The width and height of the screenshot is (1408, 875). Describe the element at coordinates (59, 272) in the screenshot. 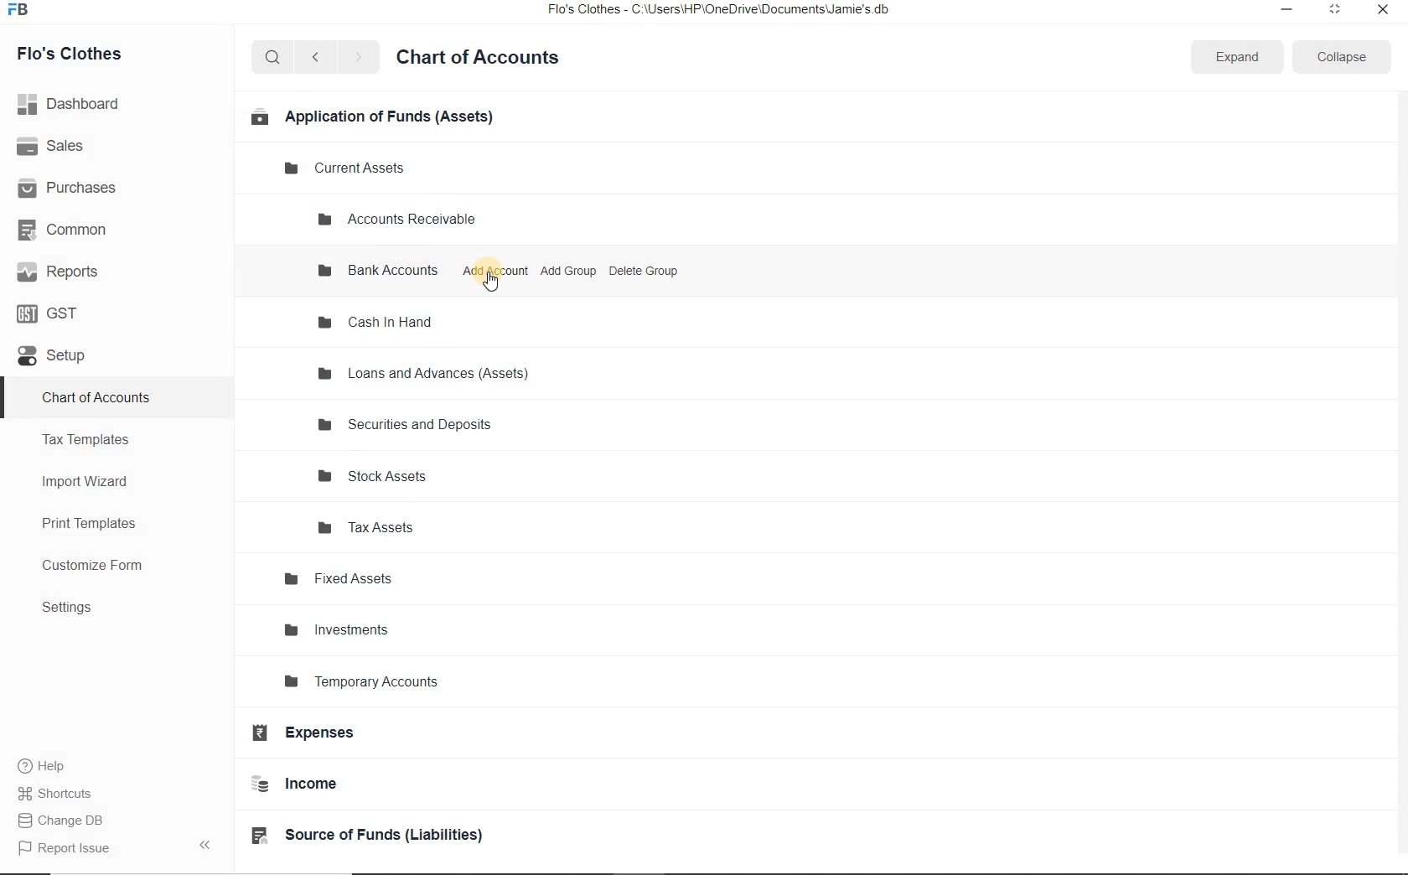

I see `Reports` at that location.